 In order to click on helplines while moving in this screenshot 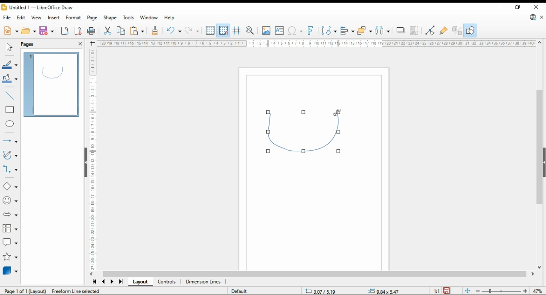, I will do `click(236, 31)`.